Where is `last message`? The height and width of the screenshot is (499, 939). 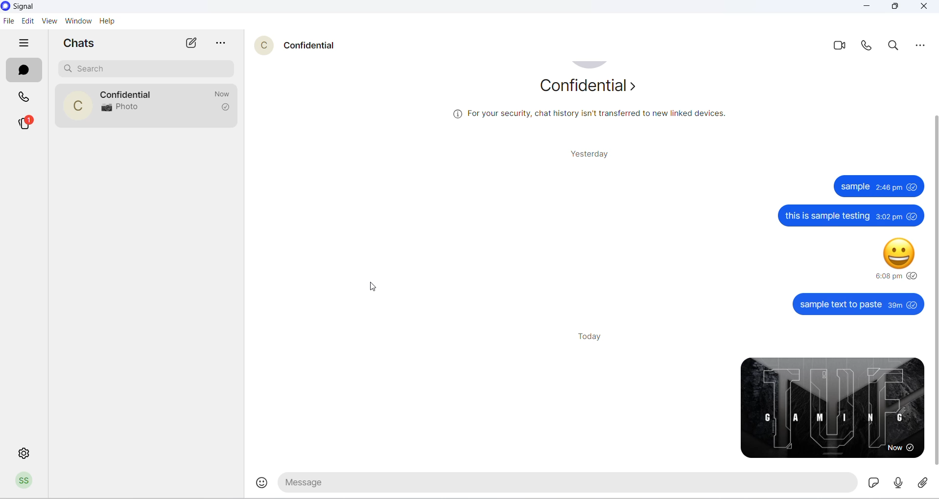 last message is located at coordinates (121, 108).